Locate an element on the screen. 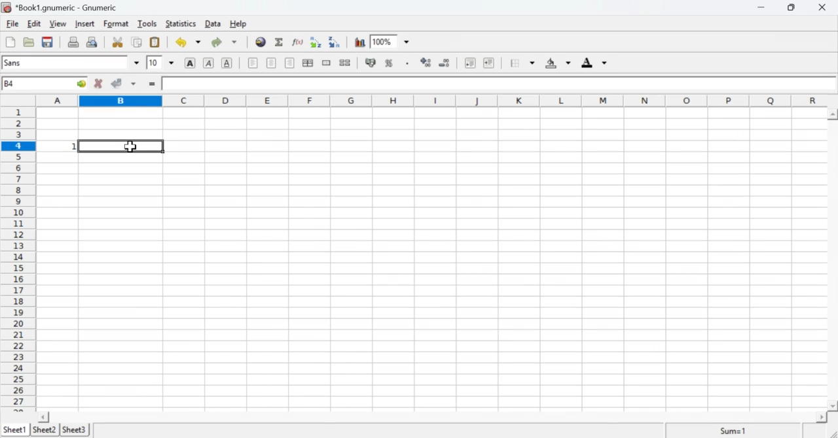 Image resolution: width=838 pixels, height=438 pixels. numbering column is located at coordinates (17, 259).